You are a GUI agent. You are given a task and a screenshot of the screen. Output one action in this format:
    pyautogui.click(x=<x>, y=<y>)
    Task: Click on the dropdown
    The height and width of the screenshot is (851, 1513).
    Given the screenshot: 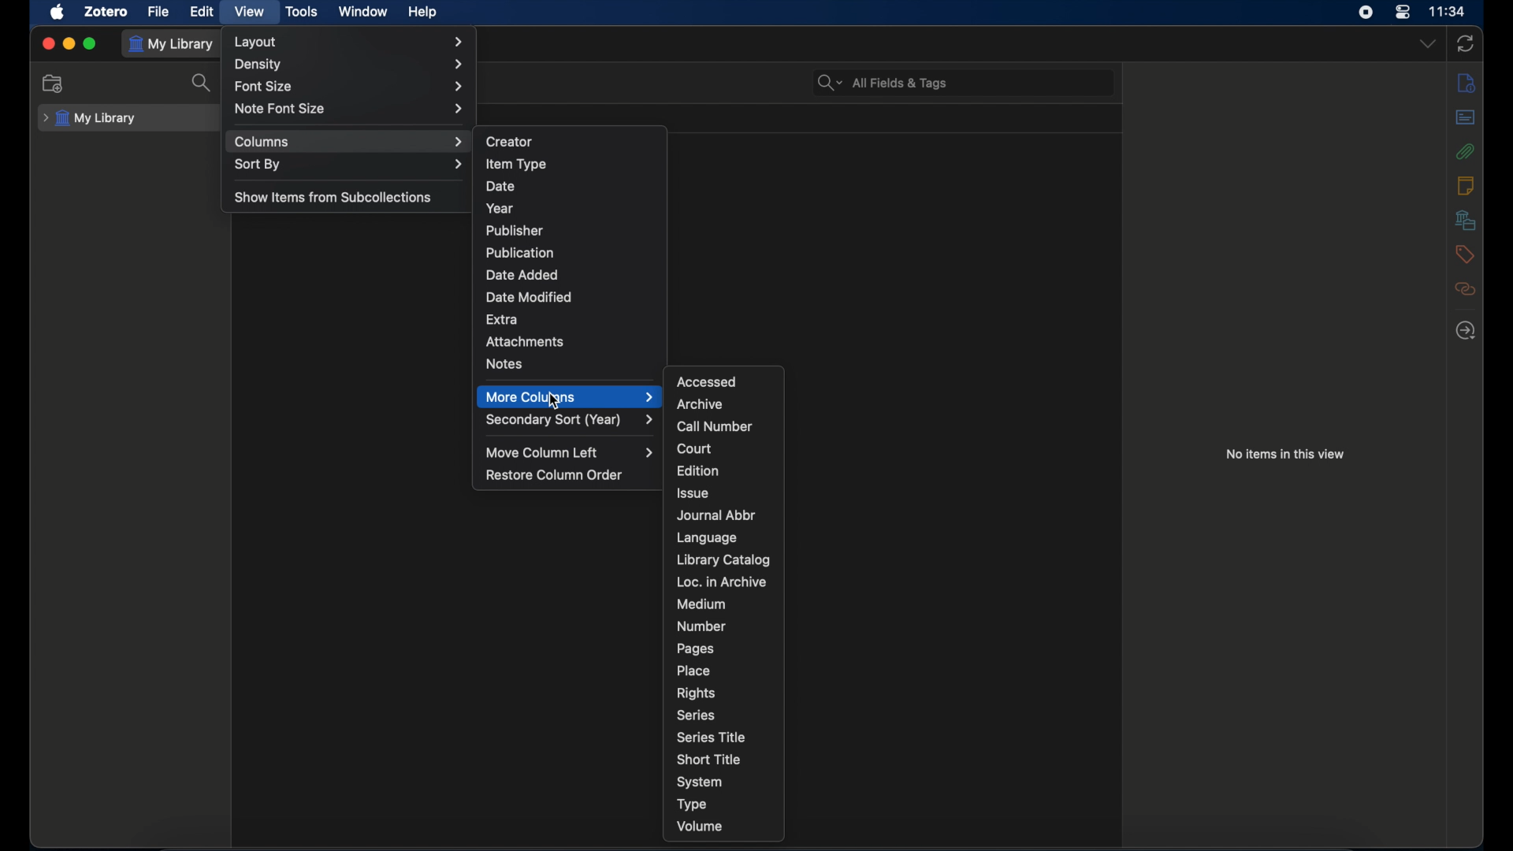 What is the action you would take?
    pyautogui.click(x=1427, y=44)
    